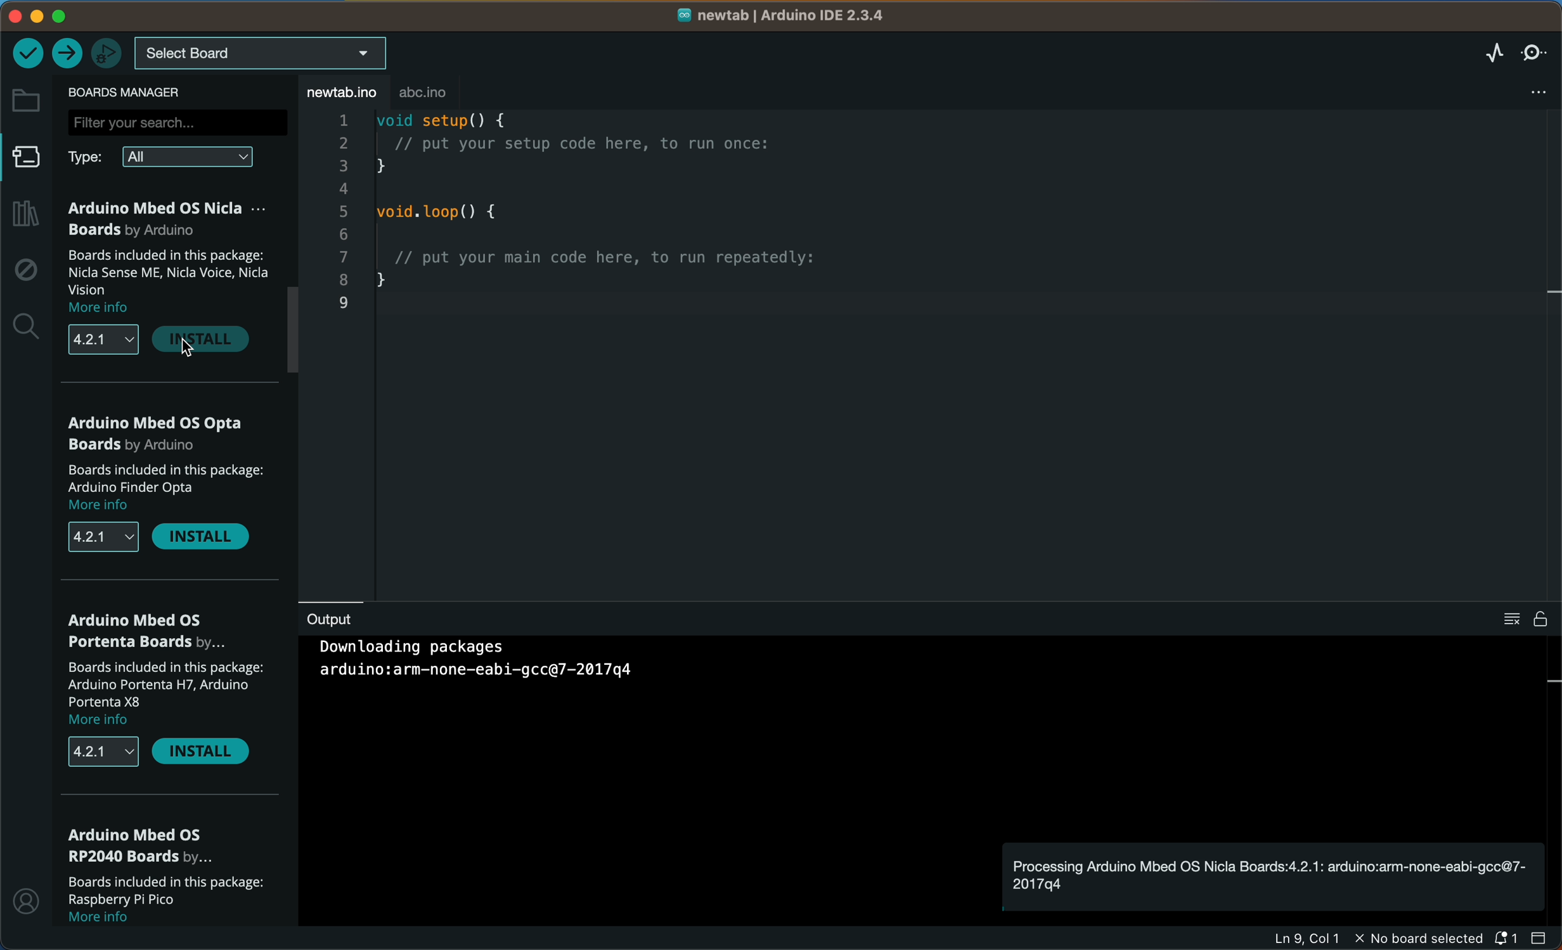 The width and height of the screenshot is (1562, 950). What do you see at coordinates (203, 753) in the screenshot?
I see `install` at bounding box center [203, 753].